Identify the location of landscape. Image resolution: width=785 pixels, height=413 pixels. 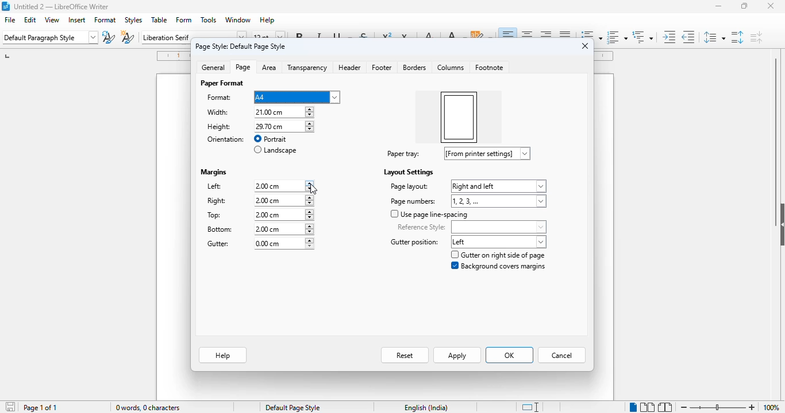
(276, 150).